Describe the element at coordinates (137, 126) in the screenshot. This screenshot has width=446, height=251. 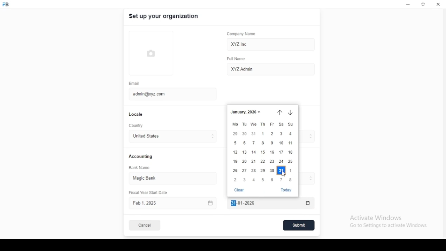
I see `country` at that location.